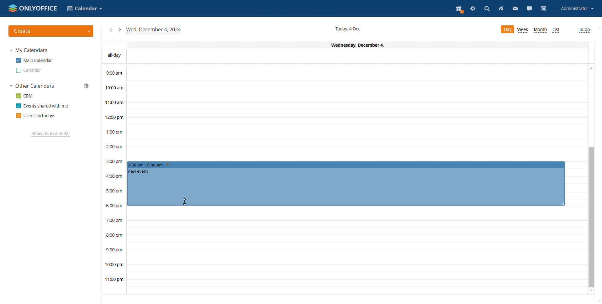  I want to click on all-day events, so click(345, 56).